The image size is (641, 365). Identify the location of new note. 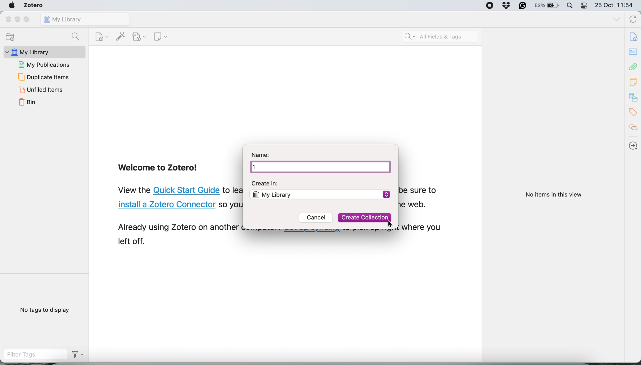
(160, 37).